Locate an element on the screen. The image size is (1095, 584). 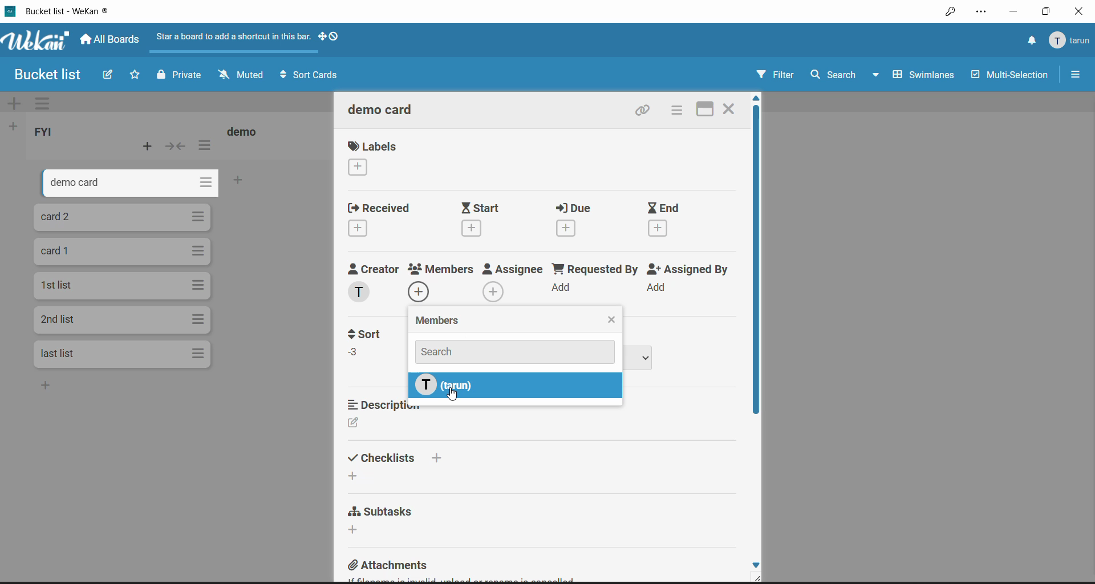
card bottom of the list is located at coordinates (265, 182).